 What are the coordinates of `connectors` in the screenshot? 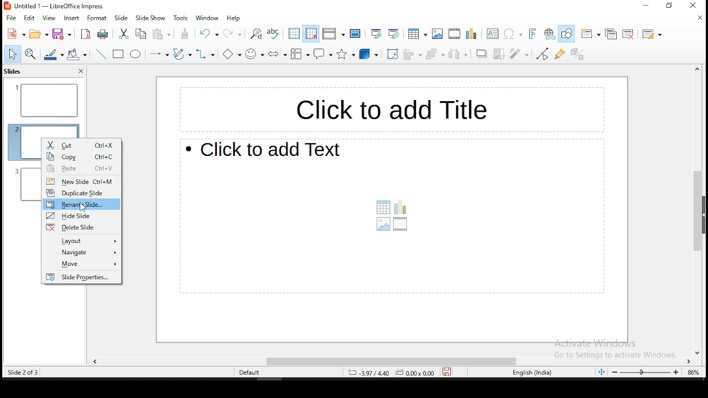 It's located at (204, 54).